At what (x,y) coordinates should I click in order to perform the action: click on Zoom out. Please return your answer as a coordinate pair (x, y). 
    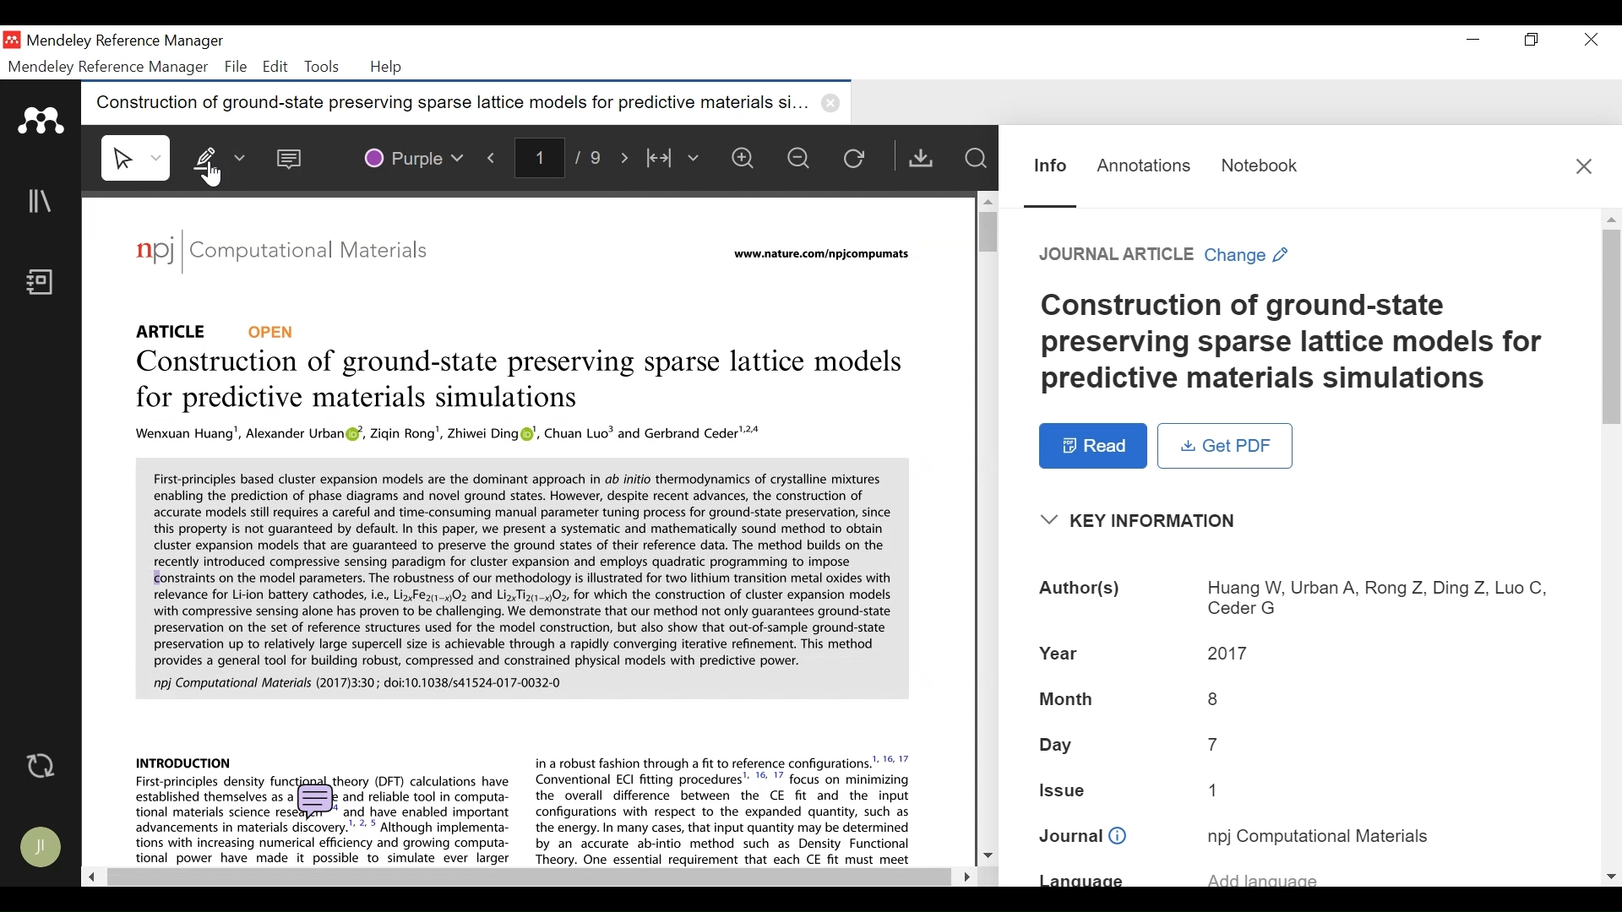
    Looking at the image, I should click on (800, 157).